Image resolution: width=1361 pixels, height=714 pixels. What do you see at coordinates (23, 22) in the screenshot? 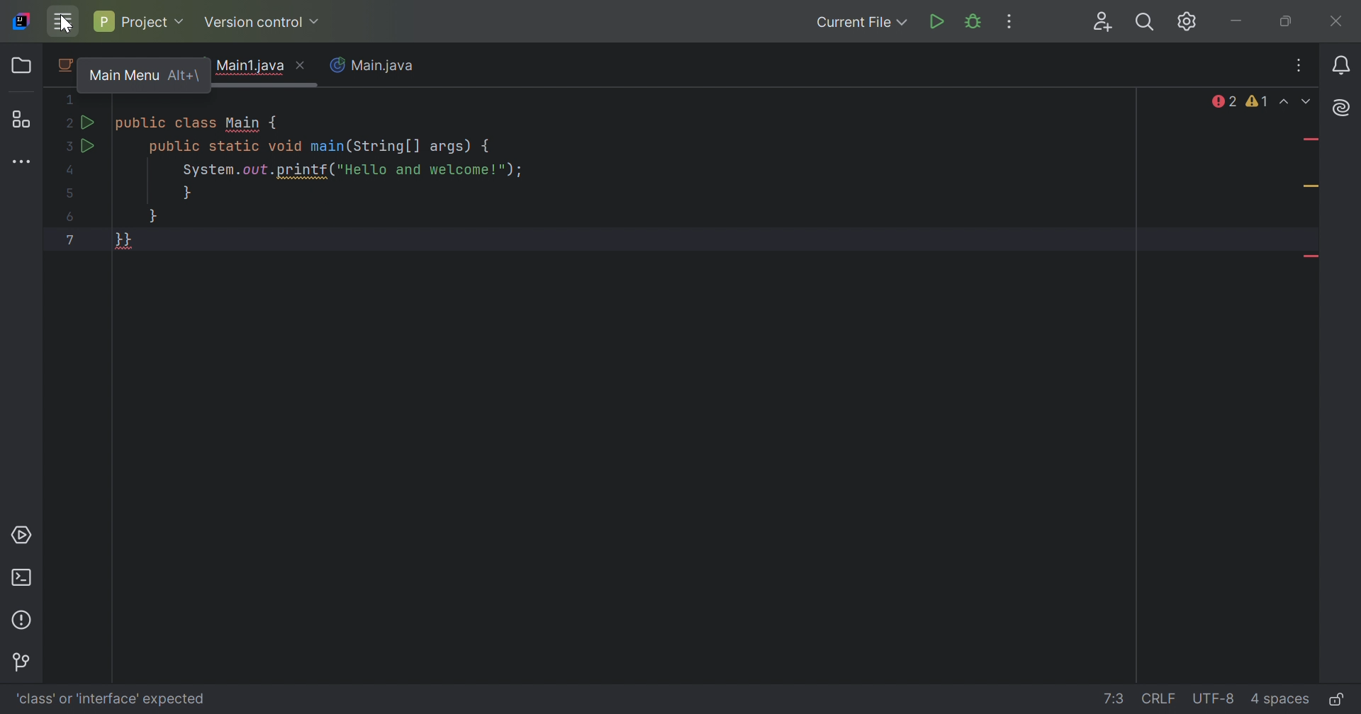
I see `IntelliJ IDEA icon` at bounding box center [23, 22].